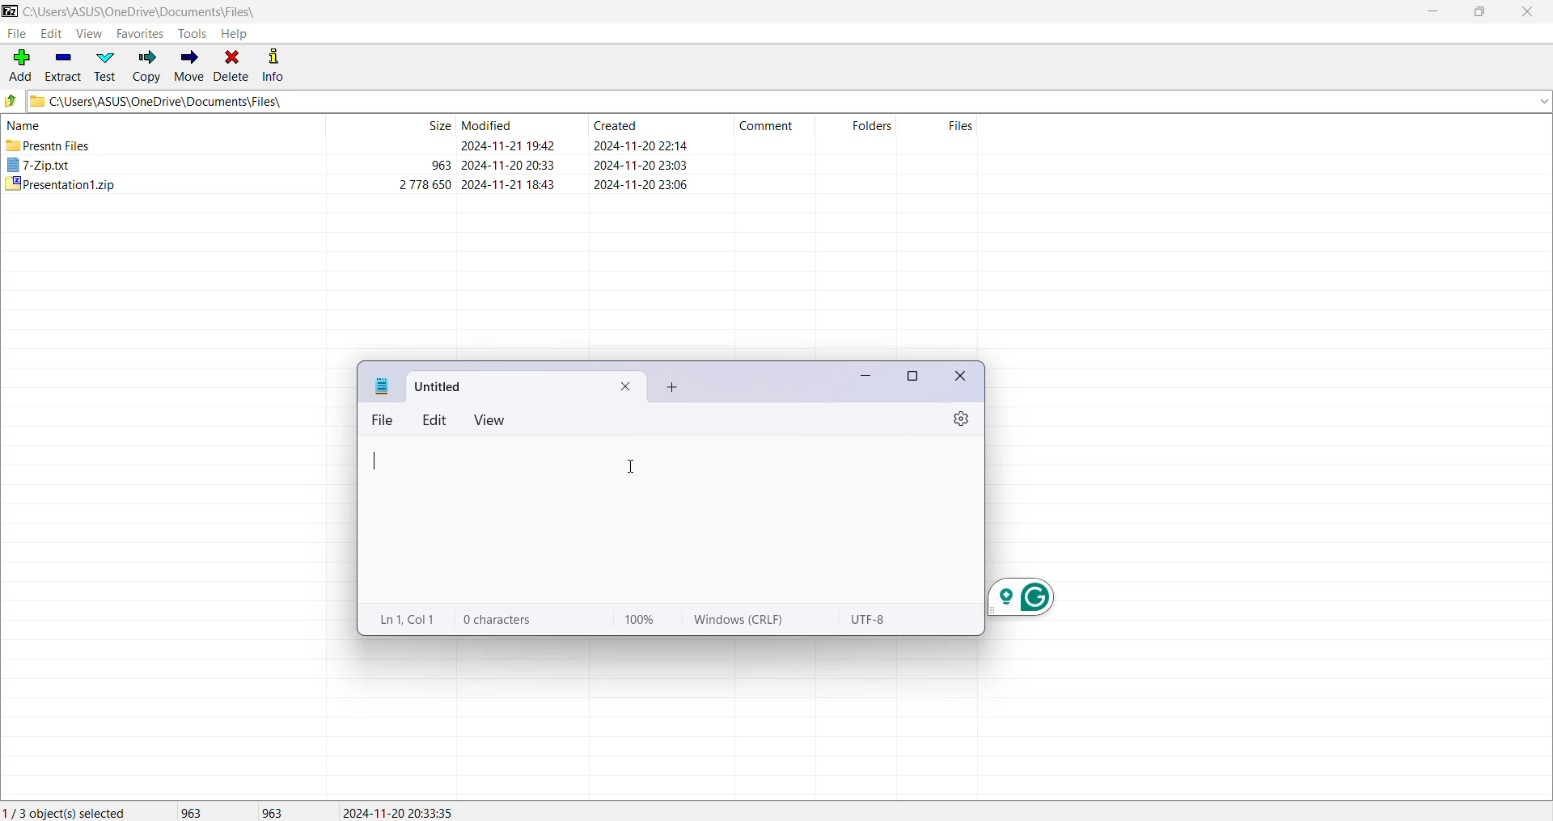  I want to click on Favorites, so click(142, 34).